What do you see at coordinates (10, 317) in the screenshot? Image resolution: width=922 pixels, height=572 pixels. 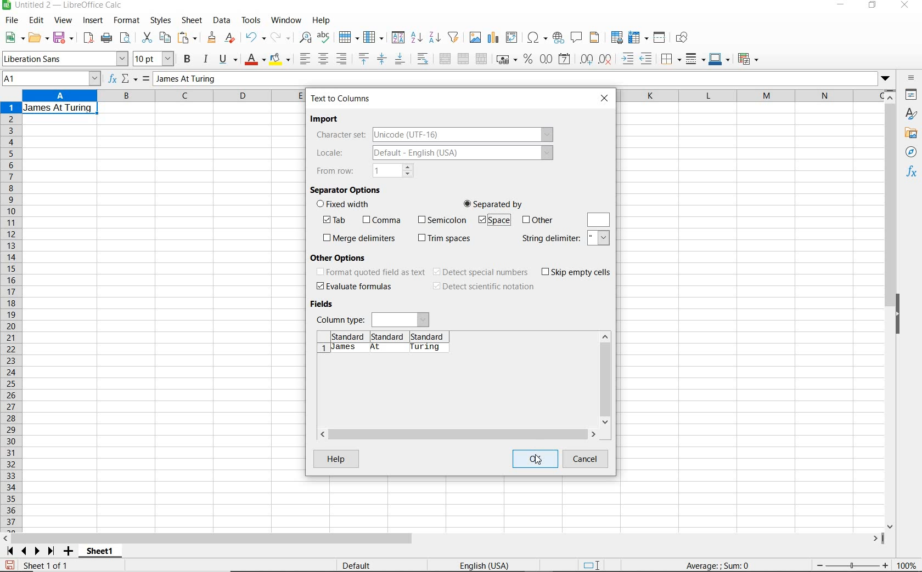 I see `rows` at bounding box center [10, 317].